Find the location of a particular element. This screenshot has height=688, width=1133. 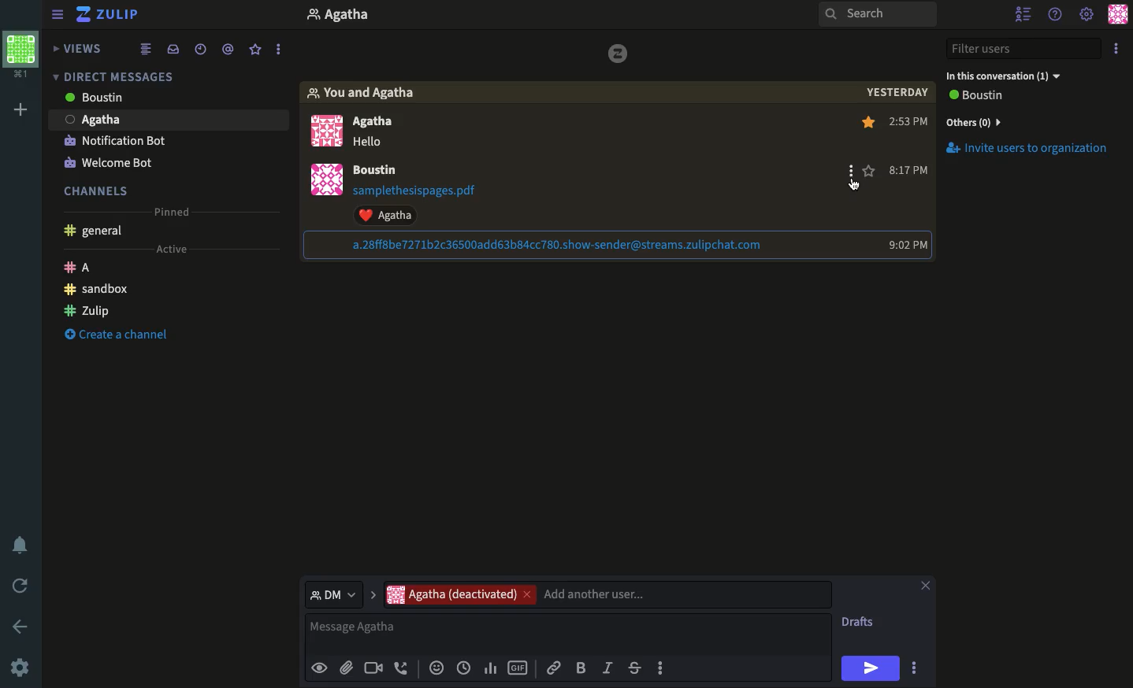

Options is located at coordinates (1116, 48).